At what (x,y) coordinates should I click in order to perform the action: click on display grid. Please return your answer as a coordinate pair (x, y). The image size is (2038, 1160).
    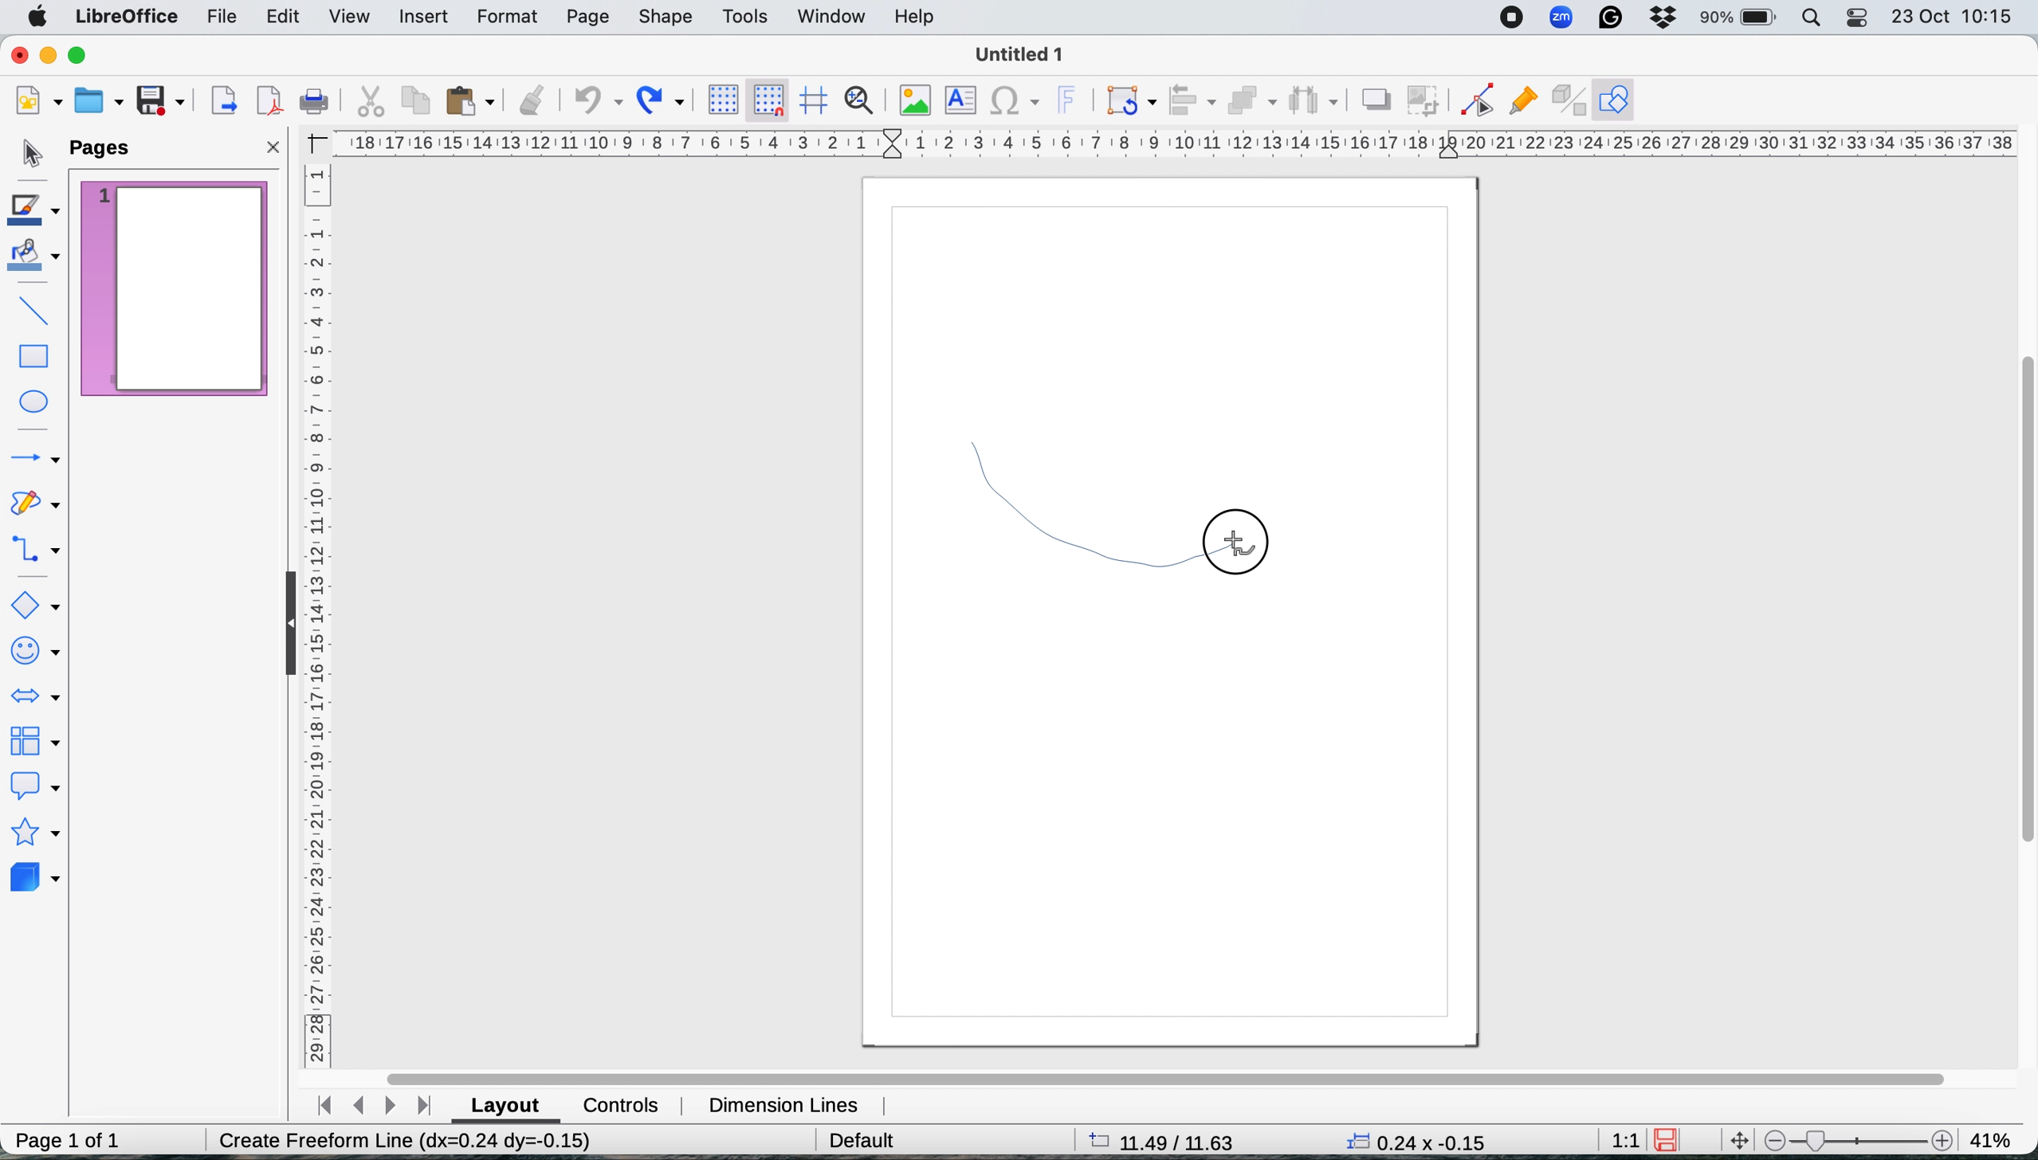
    Looking at the image, I should click on (728, 99).